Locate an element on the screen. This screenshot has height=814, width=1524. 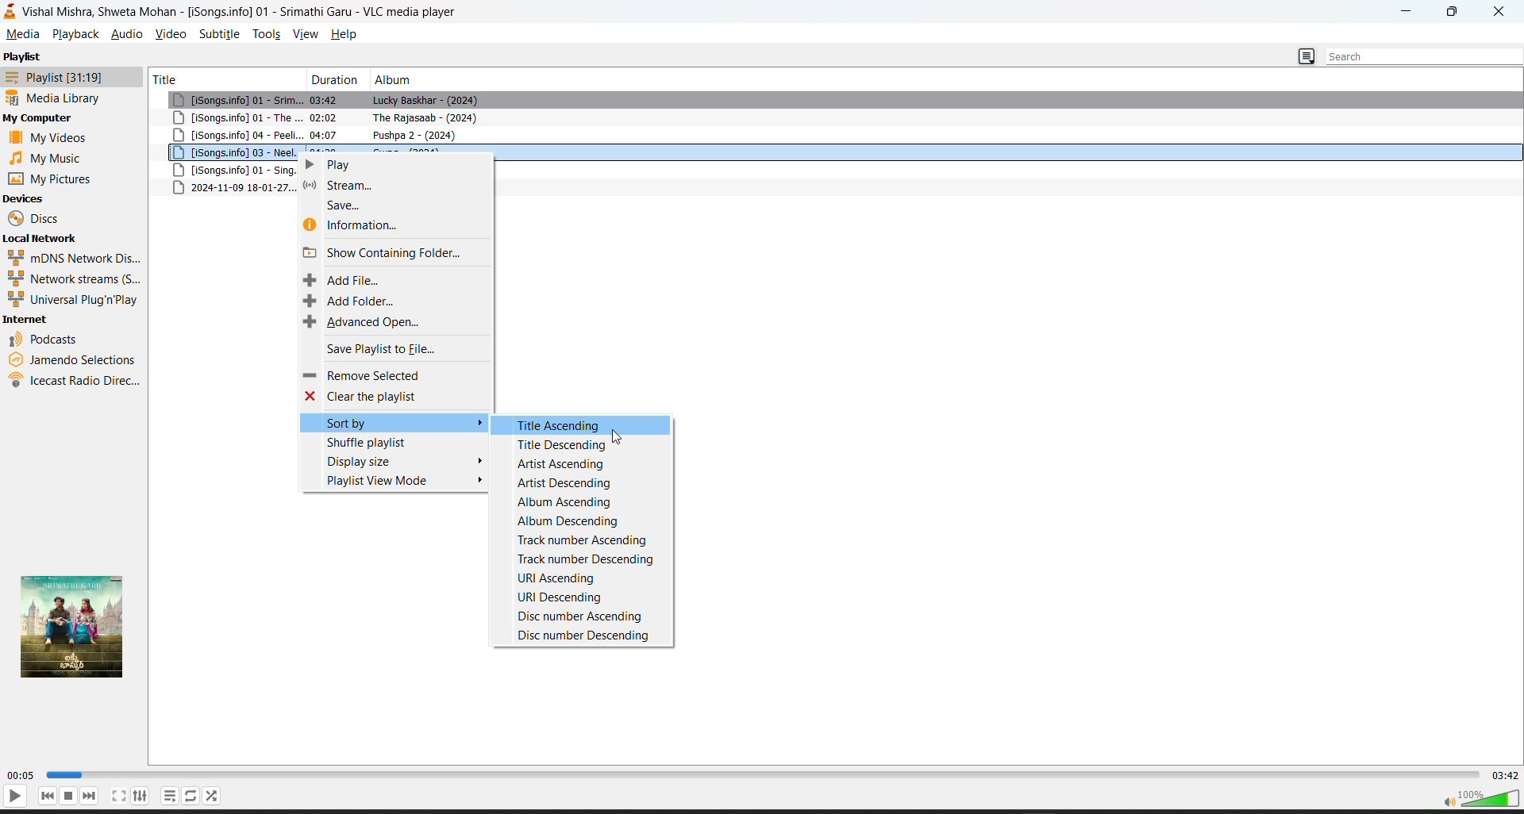
album descending is located at coordinates (584, 521).